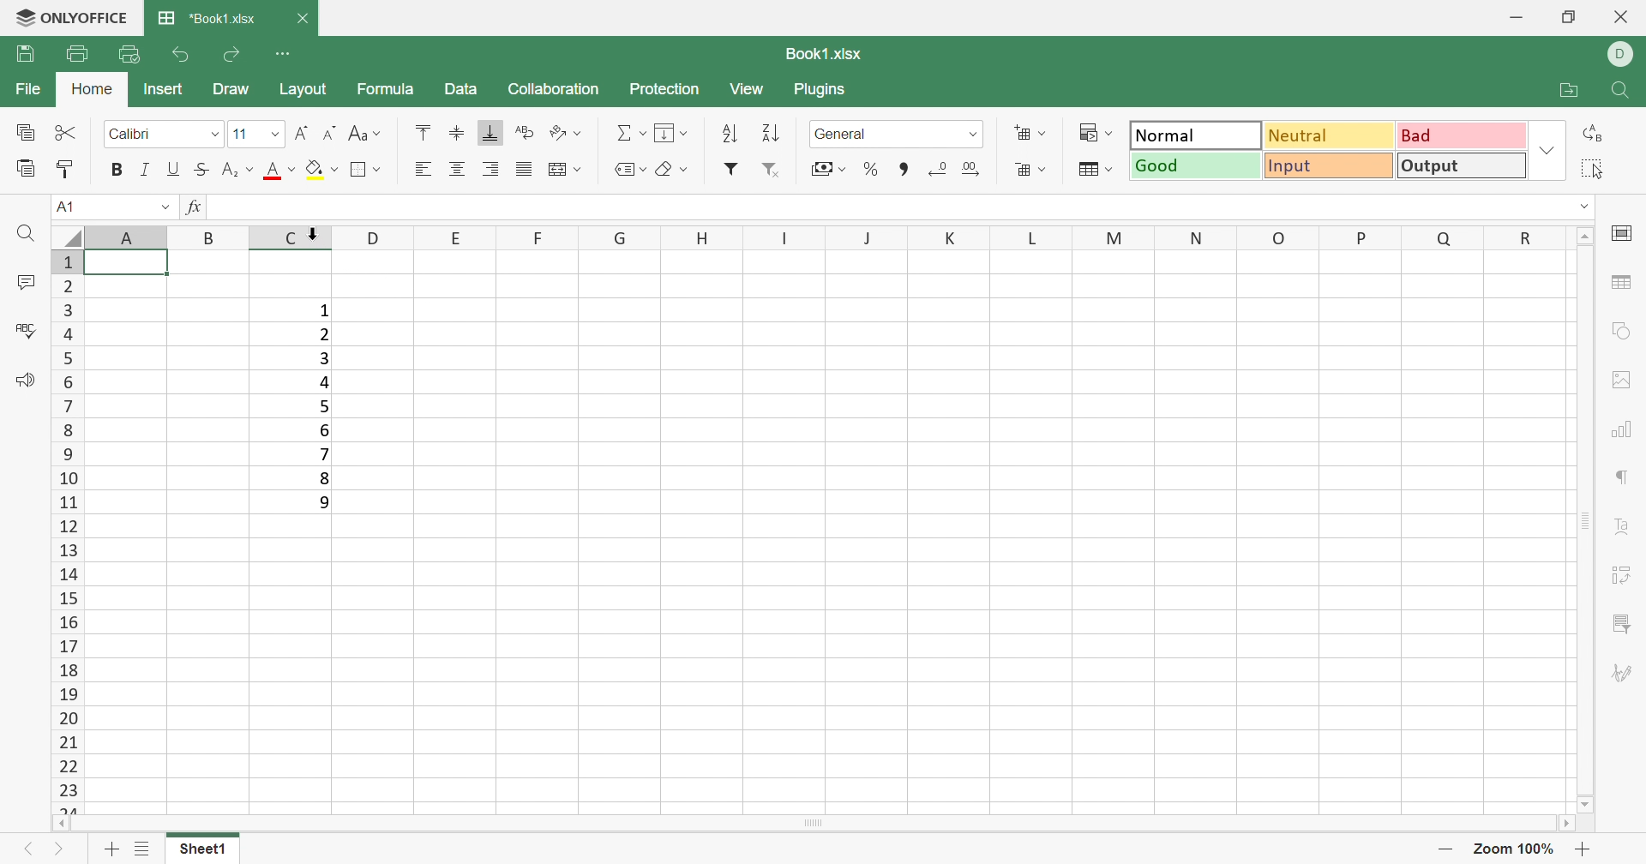  I want to click on Delete cells, so click(1030, 171).